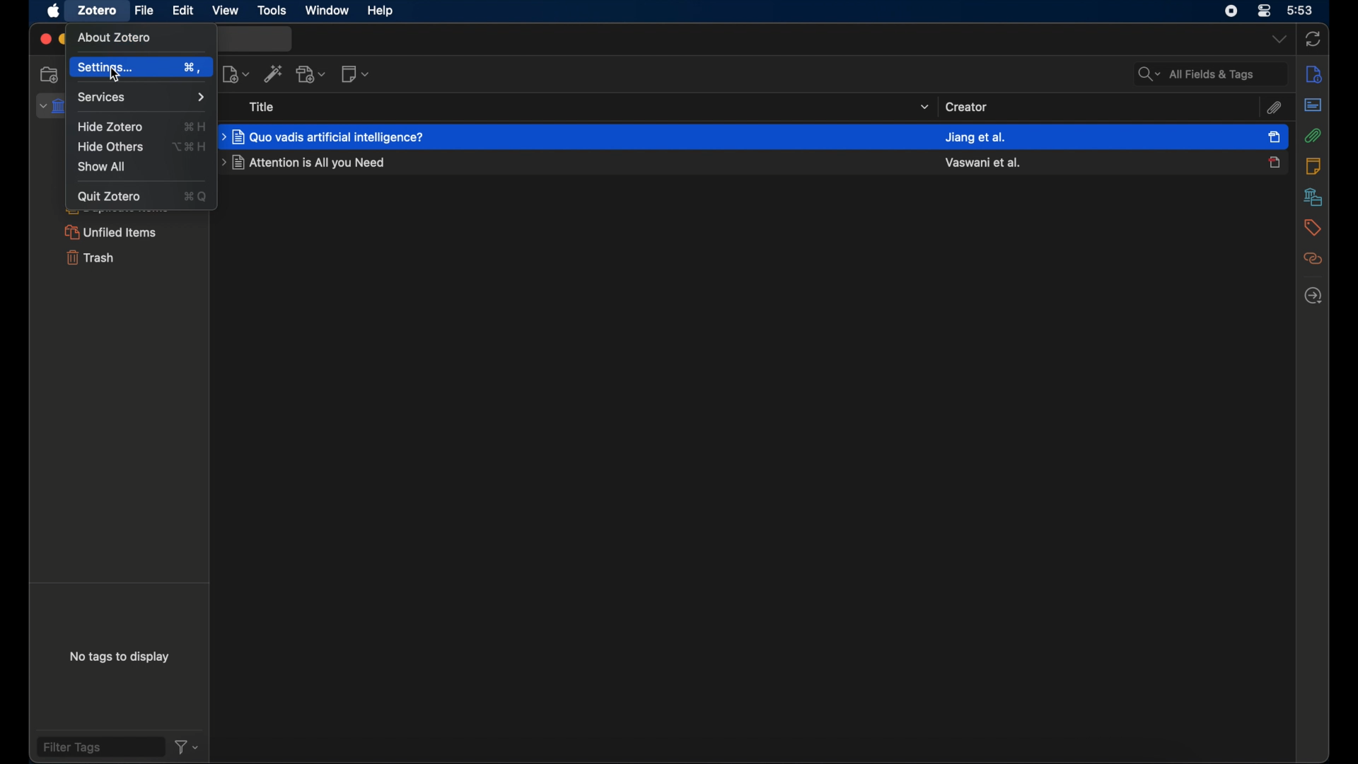  Describe the element at coordinates (967, 107) in the screenshot. I see `creator` at that location.